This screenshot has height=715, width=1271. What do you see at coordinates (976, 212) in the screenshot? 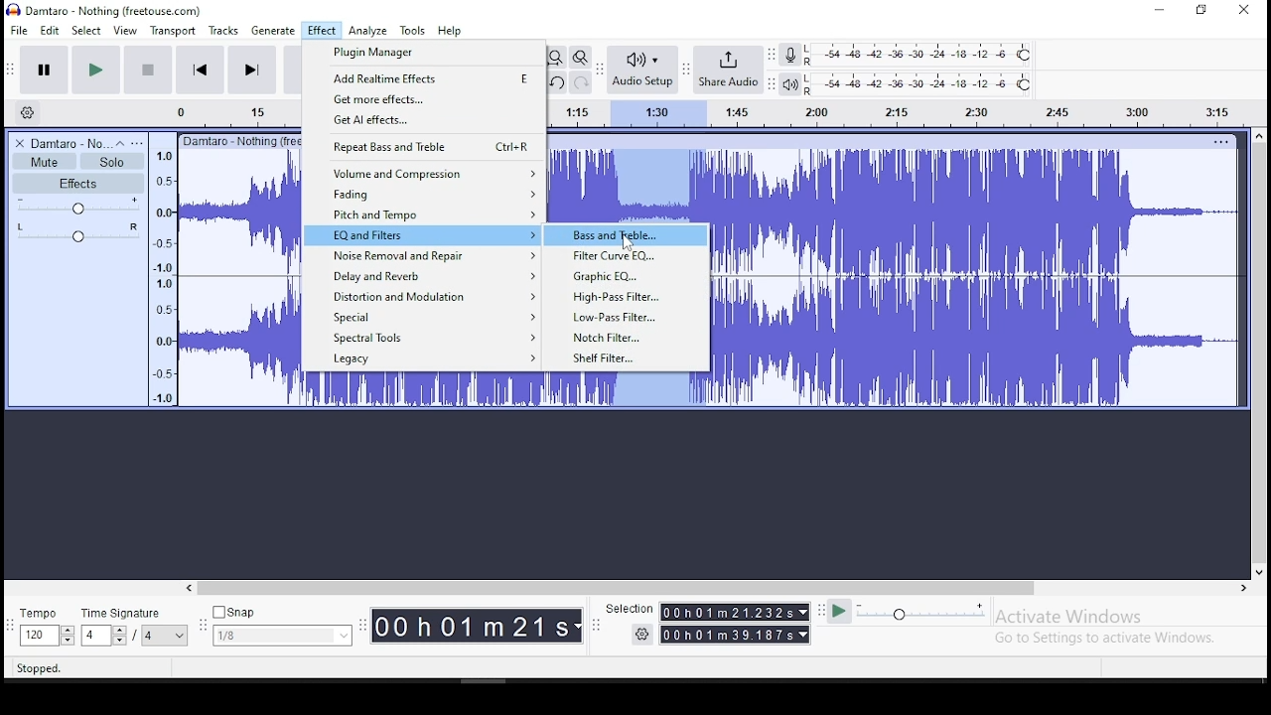
I see `audio track` at bounding box center [976, 212].